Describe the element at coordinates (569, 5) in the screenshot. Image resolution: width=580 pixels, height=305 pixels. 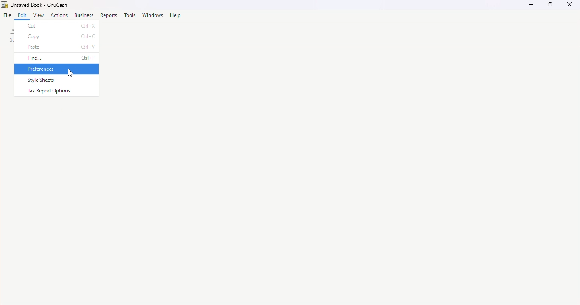
I see `Close` at that location.